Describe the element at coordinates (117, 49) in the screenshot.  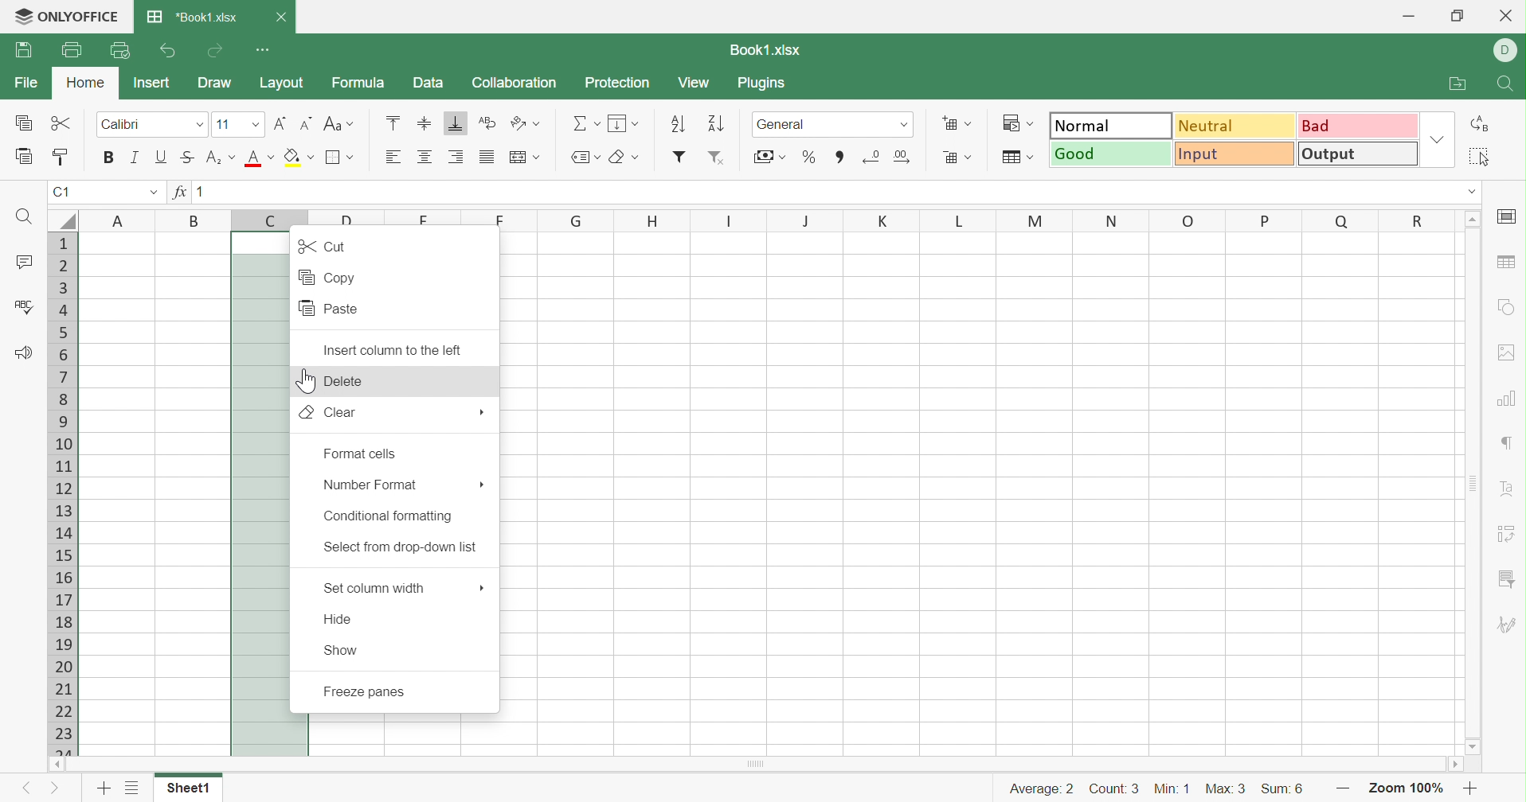
I see `Quick Print` at that location.